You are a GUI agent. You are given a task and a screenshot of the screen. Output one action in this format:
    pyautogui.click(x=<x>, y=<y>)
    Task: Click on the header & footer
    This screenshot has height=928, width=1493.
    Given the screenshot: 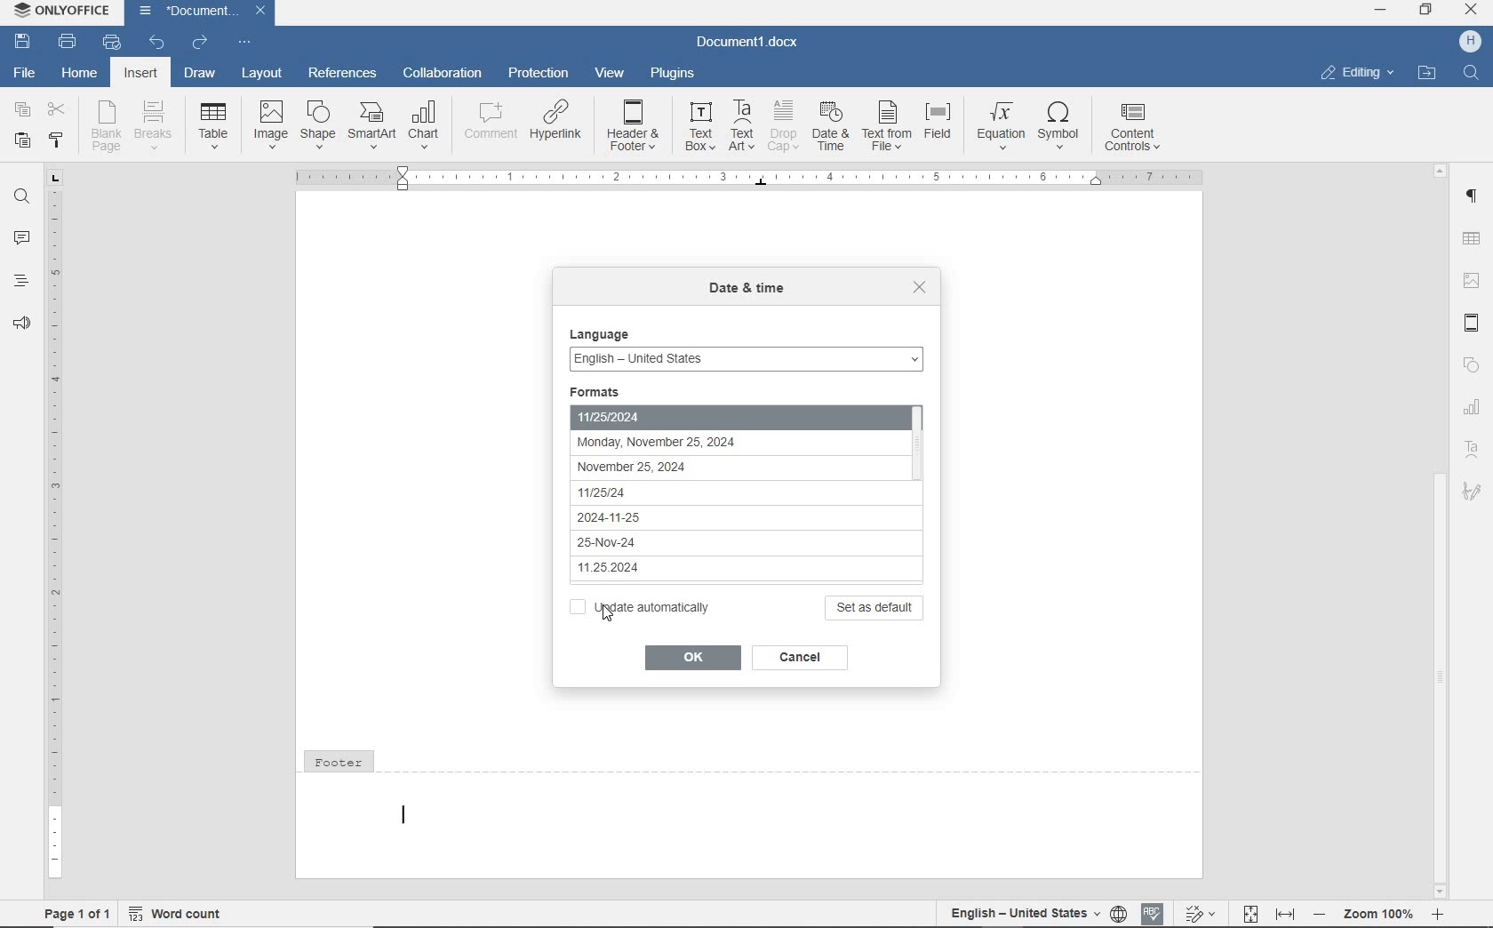 What is the action you would take?
    pyautogui.click(x=635, y=126)
    